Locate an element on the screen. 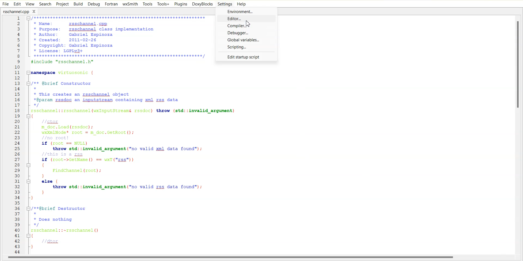 The height and width of the screenshot is (261, 523). Vertical Scroll bar is located at coordinates (520, 135).